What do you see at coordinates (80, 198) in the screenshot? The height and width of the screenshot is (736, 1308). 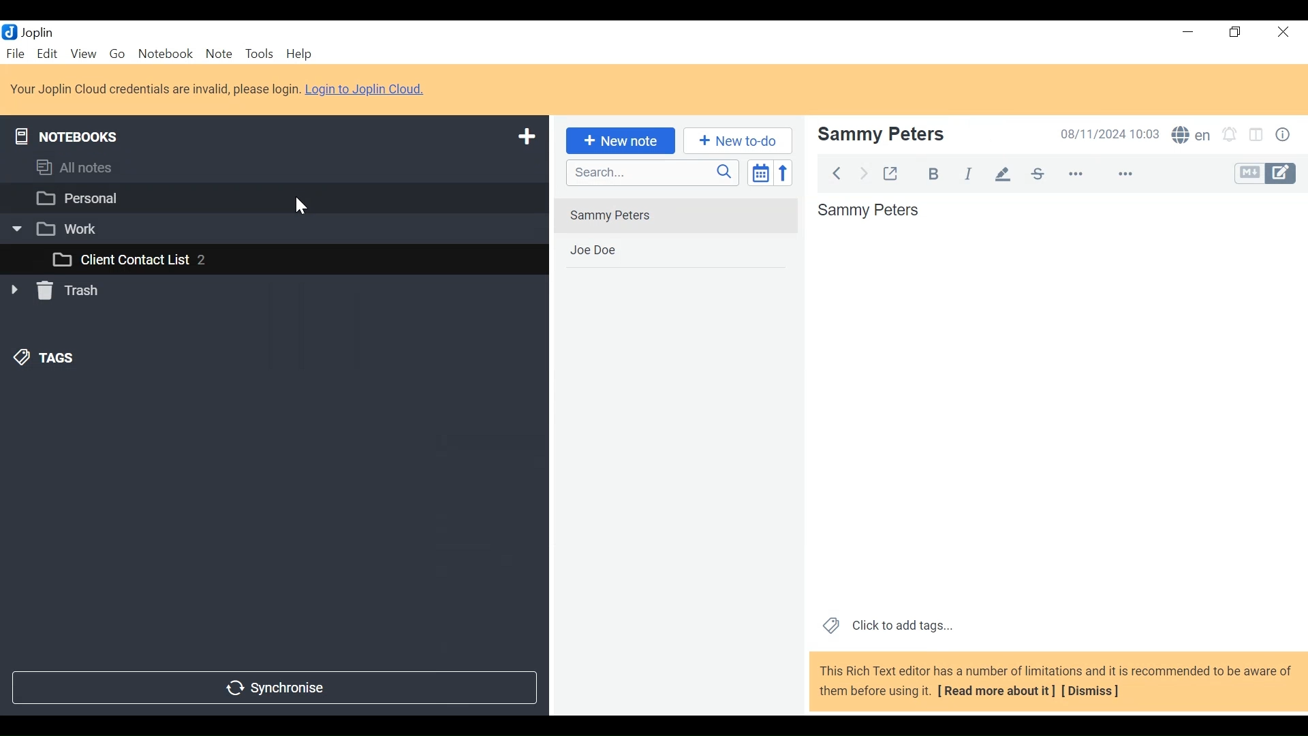 I see `7) Personal` at bounding box center [80, 198].